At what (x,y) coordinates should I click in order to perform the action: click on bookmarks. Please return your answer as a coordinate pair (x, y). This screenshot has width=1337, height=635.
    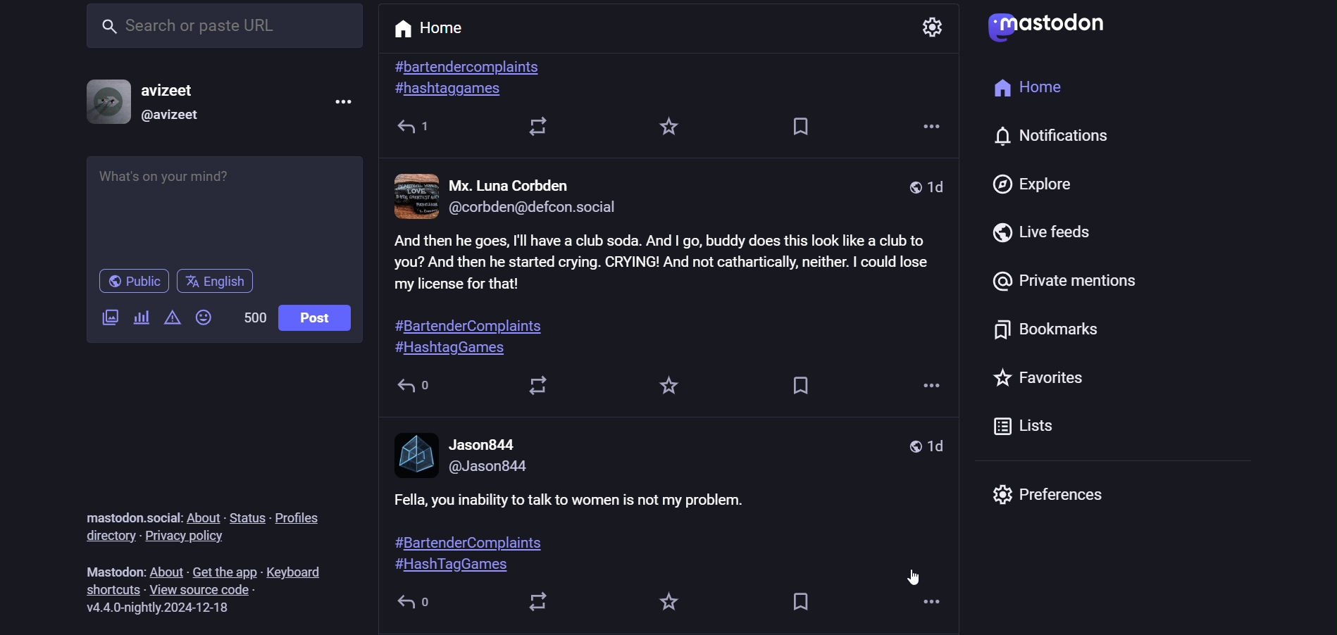
    Looking at the image, I should click on (1050, 333).